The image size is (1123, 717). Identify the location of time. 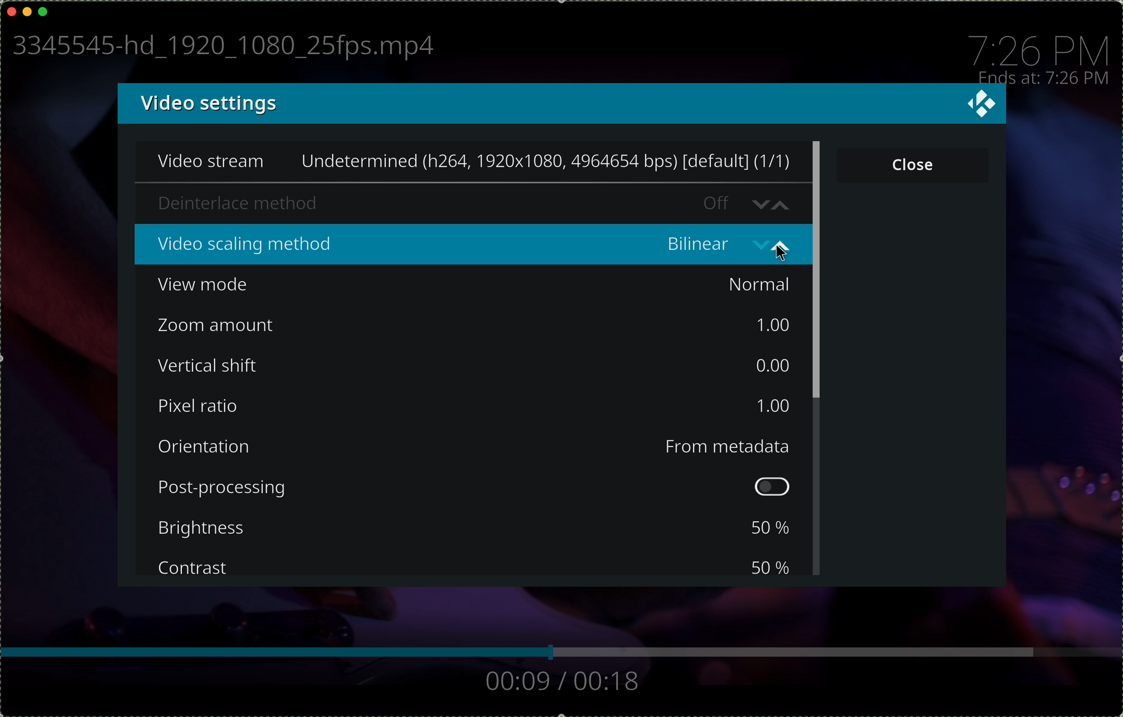
(1040, 47).